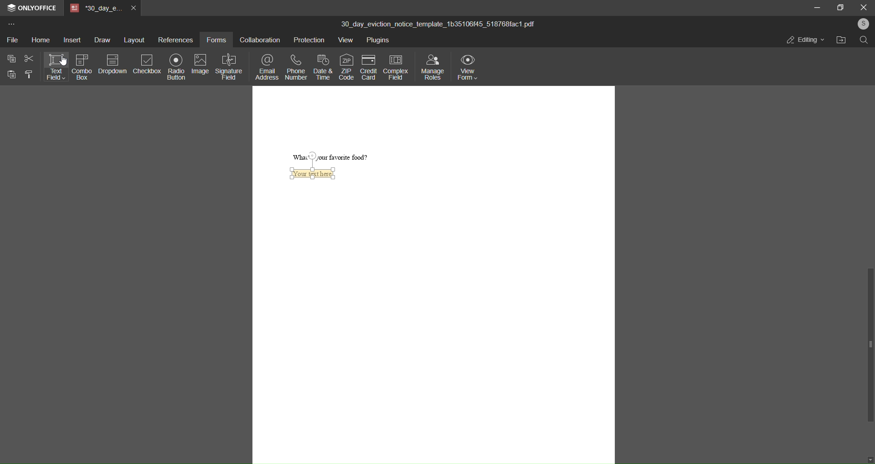  I want to click on dropdown, so click(112, 66).